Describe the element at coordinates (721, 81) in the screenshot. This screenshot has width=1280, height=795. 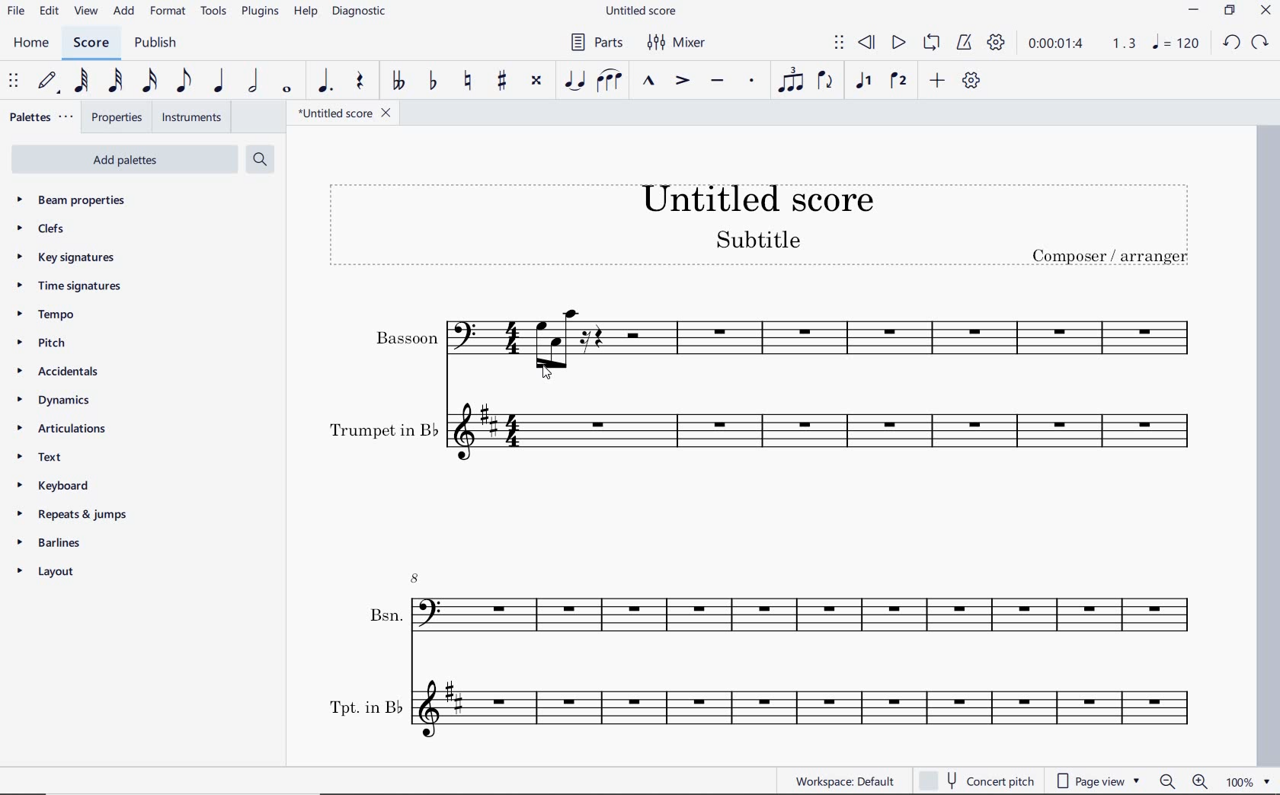
I see `tenuto` at that location.